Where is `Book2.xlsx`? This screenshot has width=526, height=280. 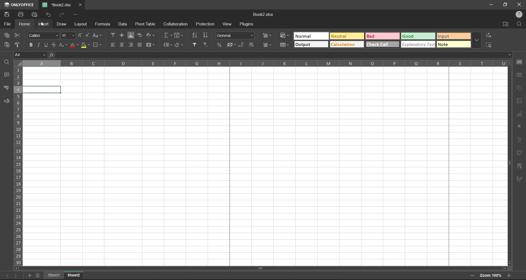
Book2.xlsx is located at coordinates (262, 14).